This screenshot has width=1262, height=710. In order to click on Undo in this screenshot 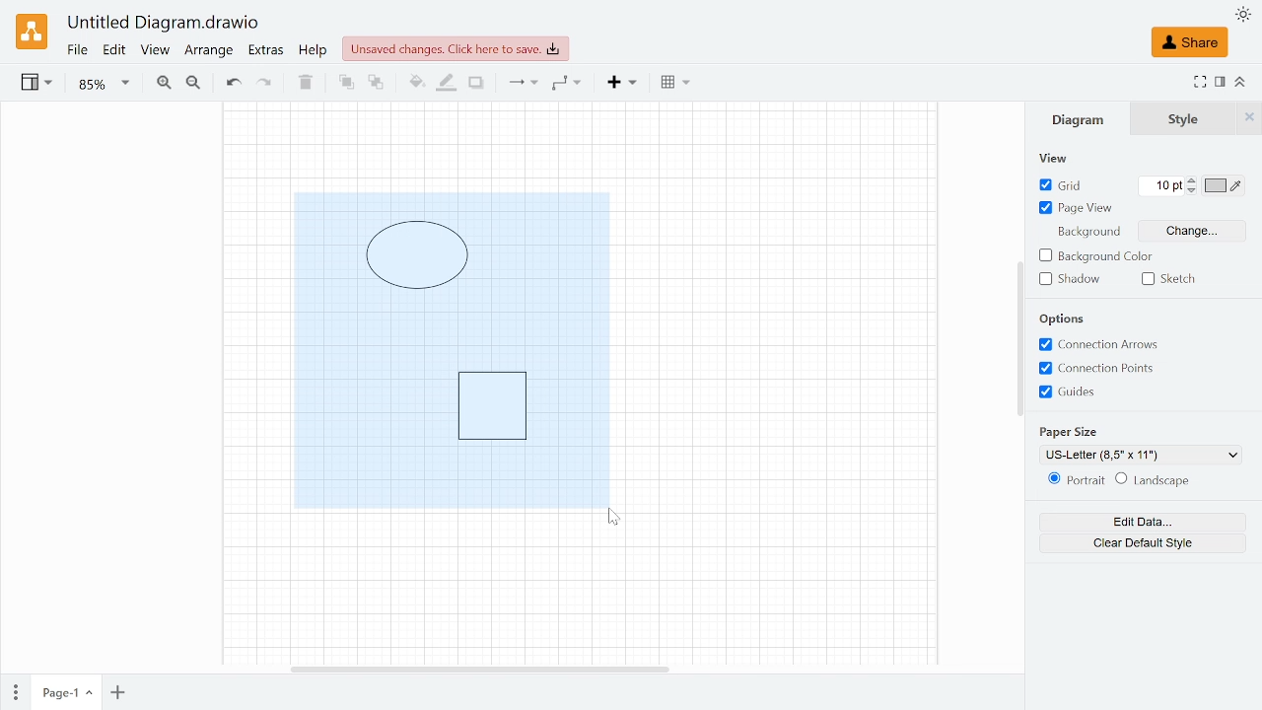, I will do `click(233, 84)`.